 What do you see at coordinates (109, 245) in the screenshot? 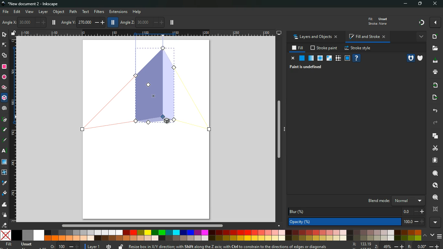
I see `time` at bounding box center [109, 245].